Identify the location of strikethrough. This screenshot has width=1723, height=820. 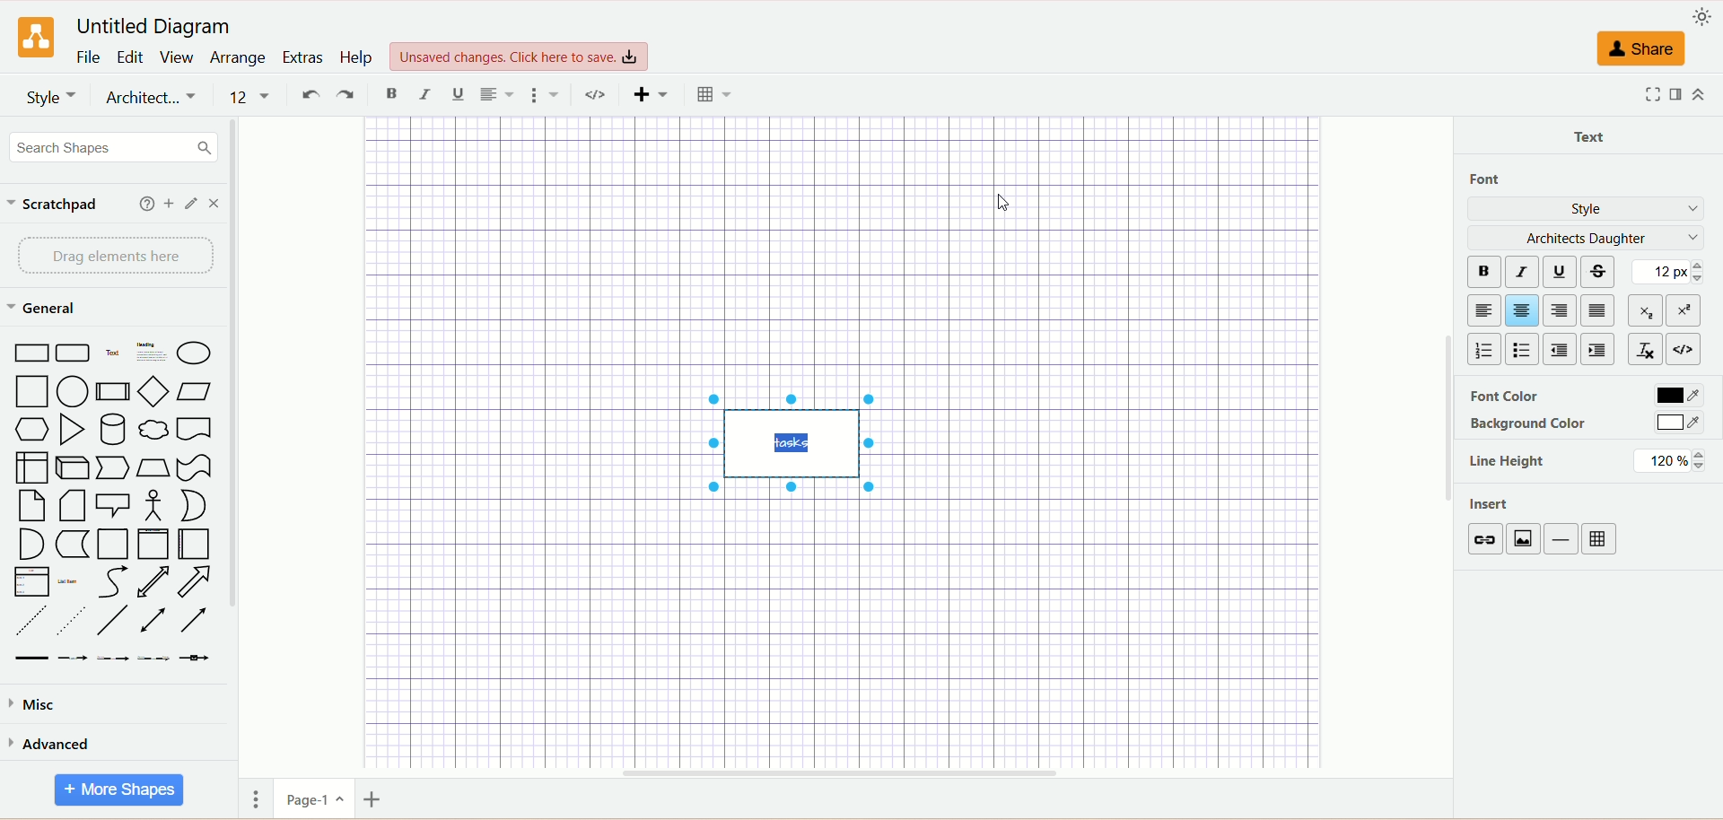
(1602, 269).